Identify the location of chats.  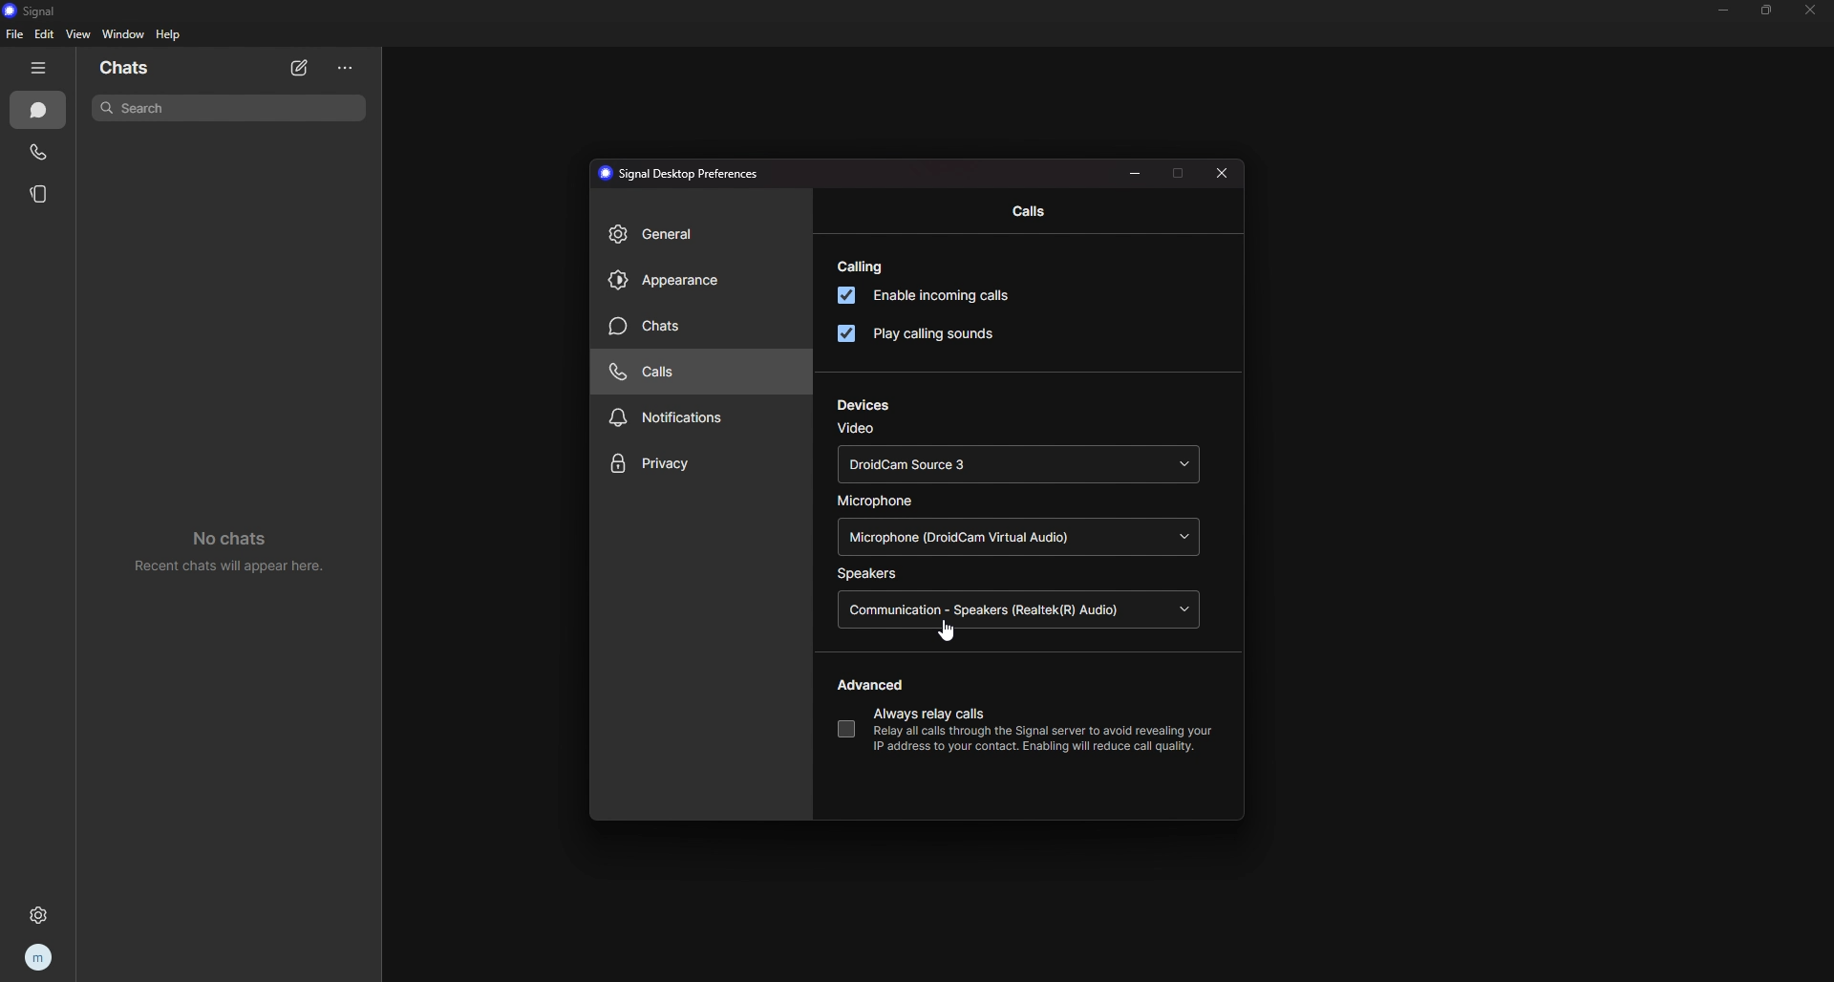
(155, 66).